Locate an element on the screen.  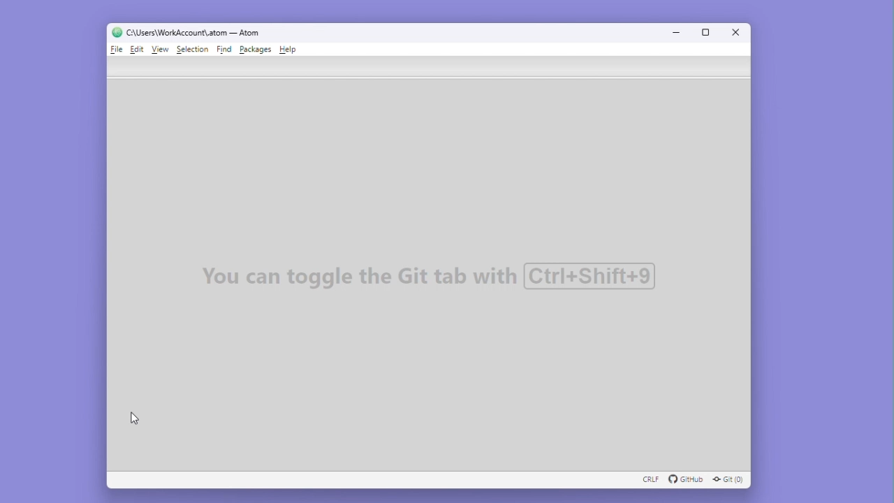
Minimize is located at coordinates (676, 34).